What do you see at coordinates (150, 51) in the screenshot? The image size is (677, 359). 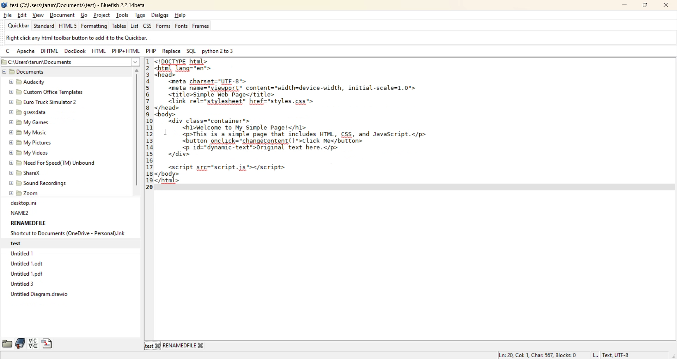 I see `php` at bounding box center [150, 51].